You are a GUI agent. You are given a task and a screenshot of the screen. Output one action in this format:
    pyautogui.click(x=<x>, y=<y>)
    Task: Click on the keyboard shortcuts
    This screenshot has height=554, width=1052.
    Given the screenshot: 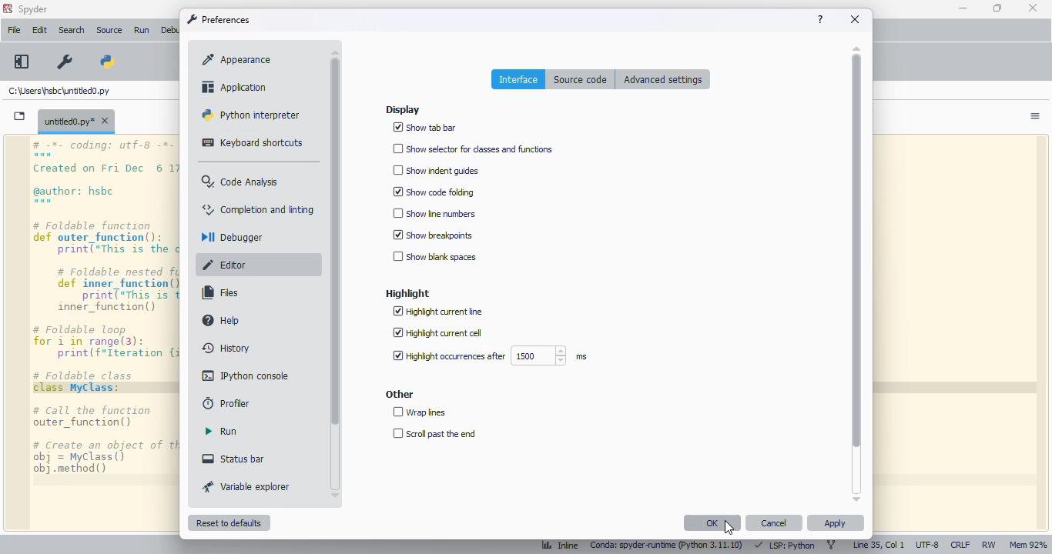 What is the action you would take?
    pyautogui.click(x=254, y=142)
    